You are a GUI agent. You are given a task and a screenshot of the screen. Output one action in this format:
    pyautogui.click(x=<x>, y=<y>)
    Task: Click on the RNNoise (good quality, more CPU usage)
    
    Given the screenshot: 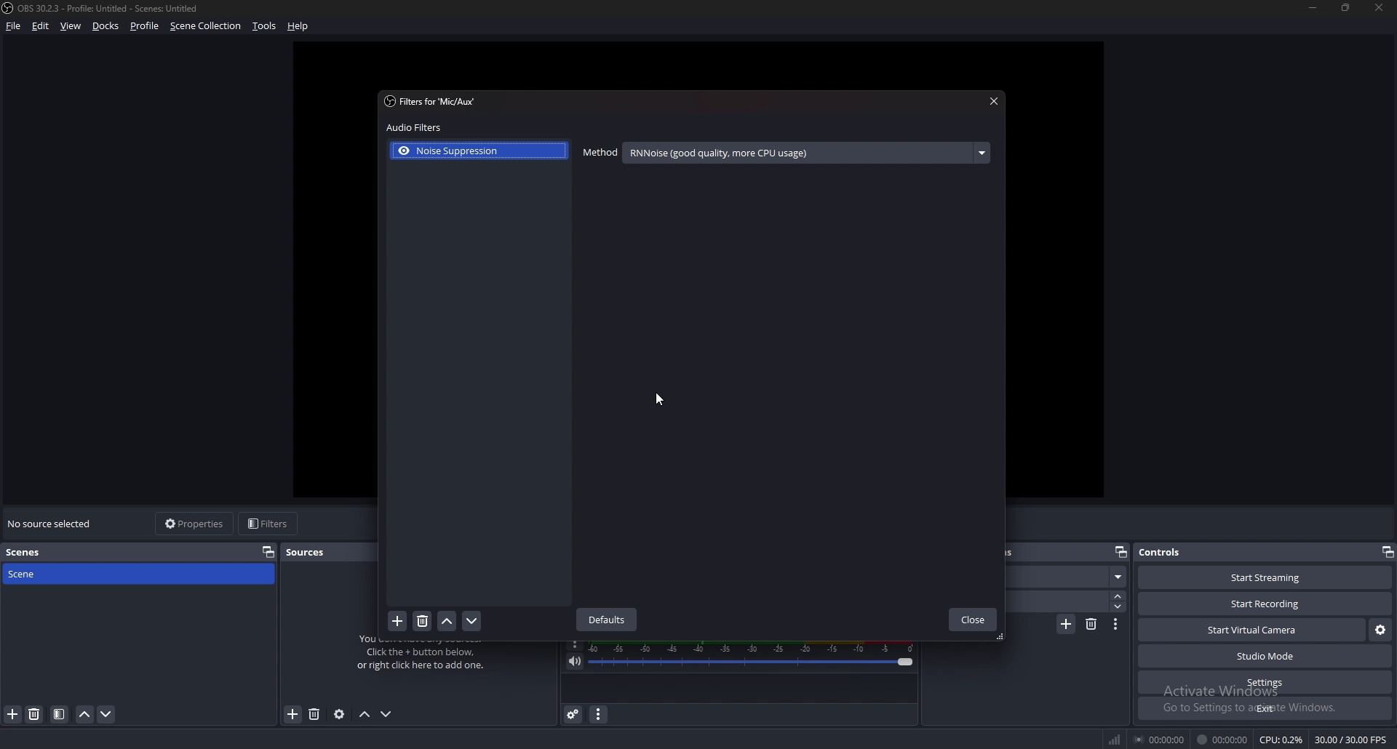 What is the action you would take?
    pyautogui.click(x=811, y=153)
    